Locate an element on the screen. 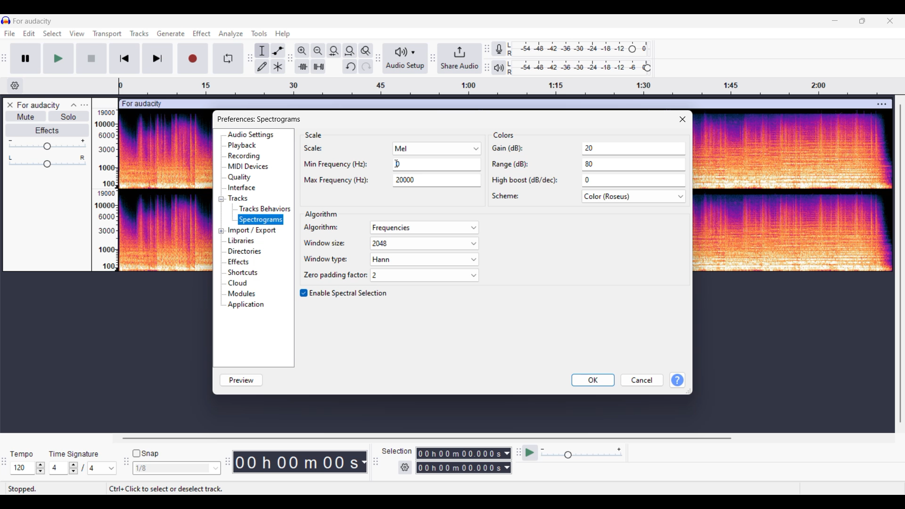 The image size is (905, 509). Effect menu is located at coordinates (202, 33).